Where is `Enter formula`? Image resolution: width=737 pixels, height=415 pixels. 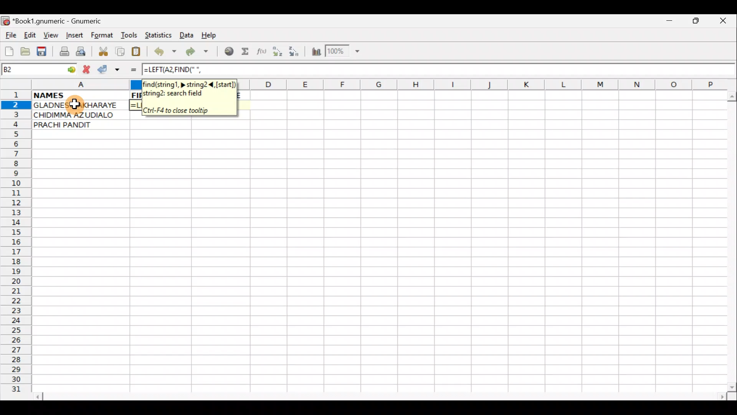 Enter formula is located at coordinates (130, 70).